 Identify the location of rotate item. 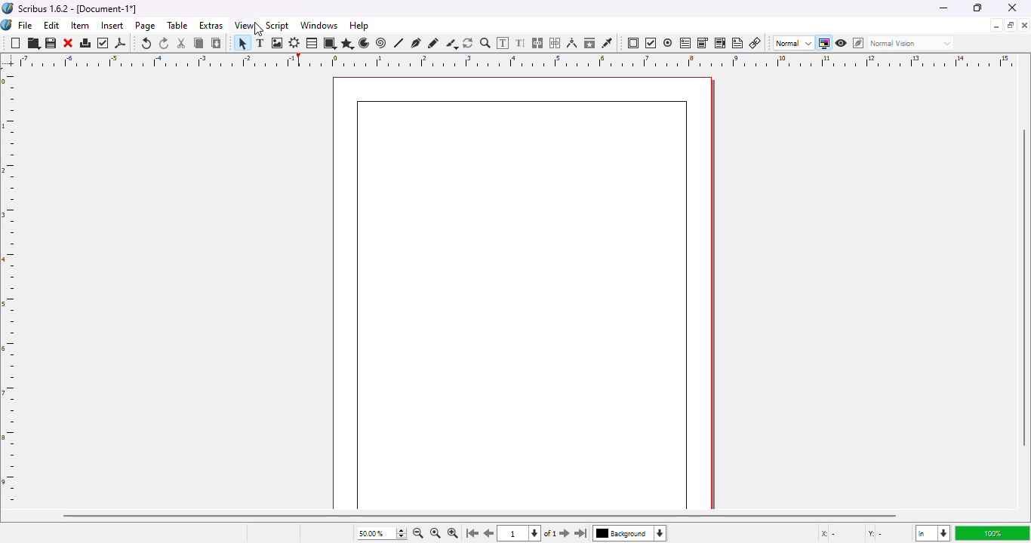
(469, 43).